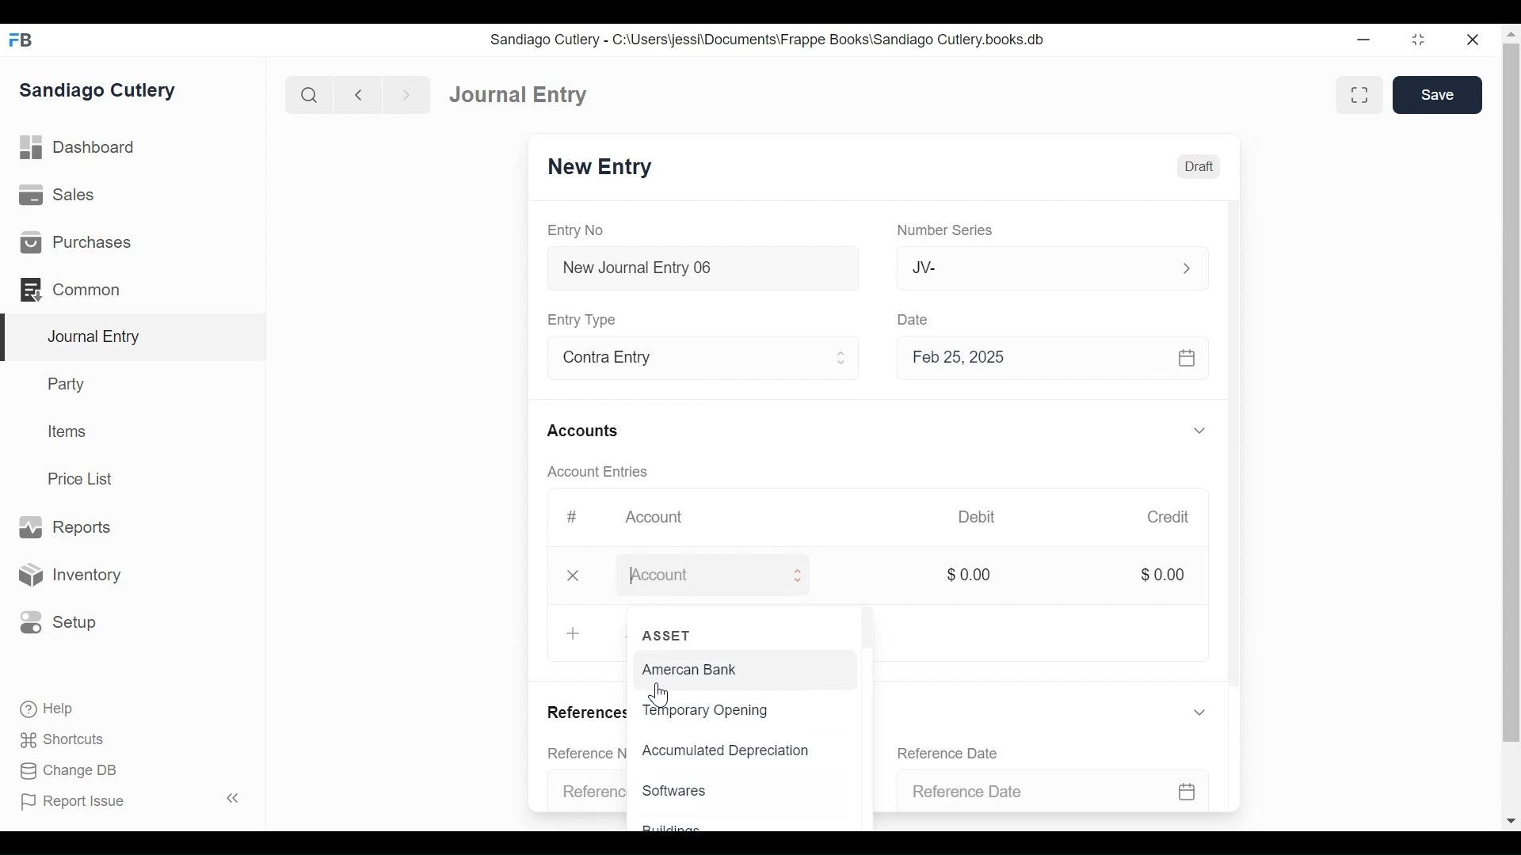  I want to click on Search, so click(310, 95).